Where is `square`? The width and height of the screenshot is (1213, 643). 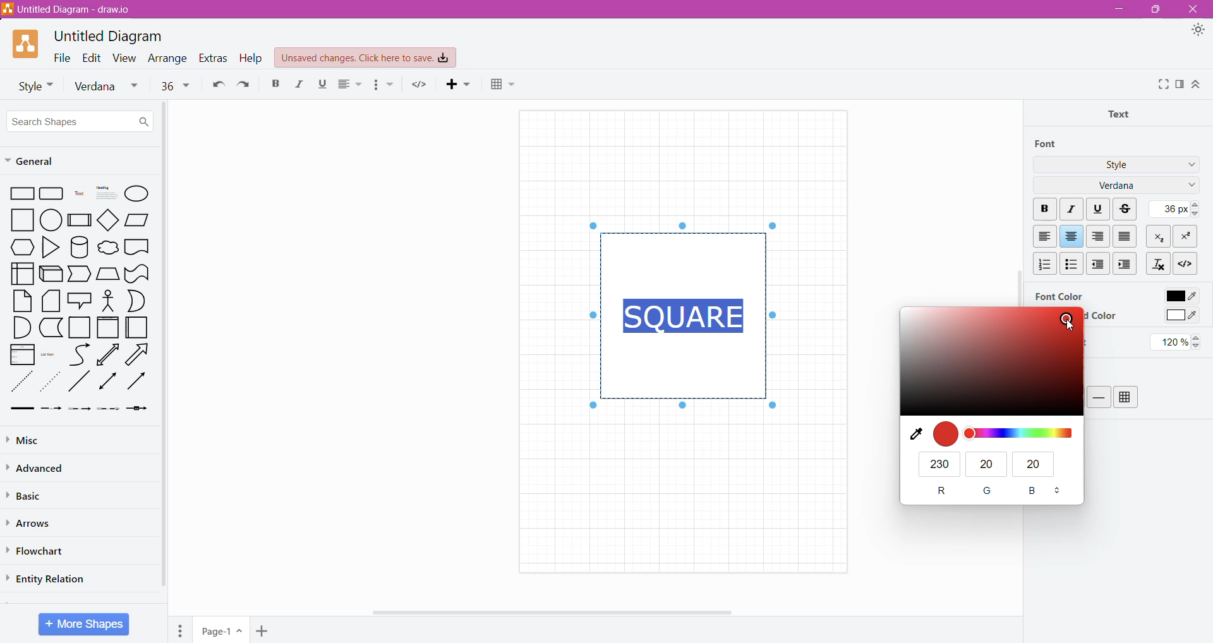 square is located at coordinates (18, 220).